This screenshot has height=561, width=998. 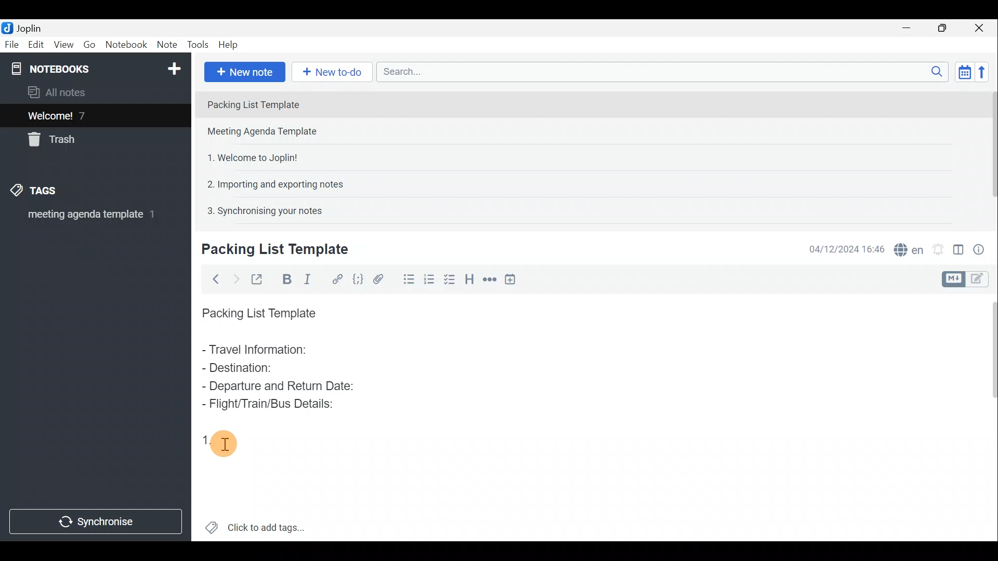 I want to click on Toggle editor layout, so click(x=958, y=246).